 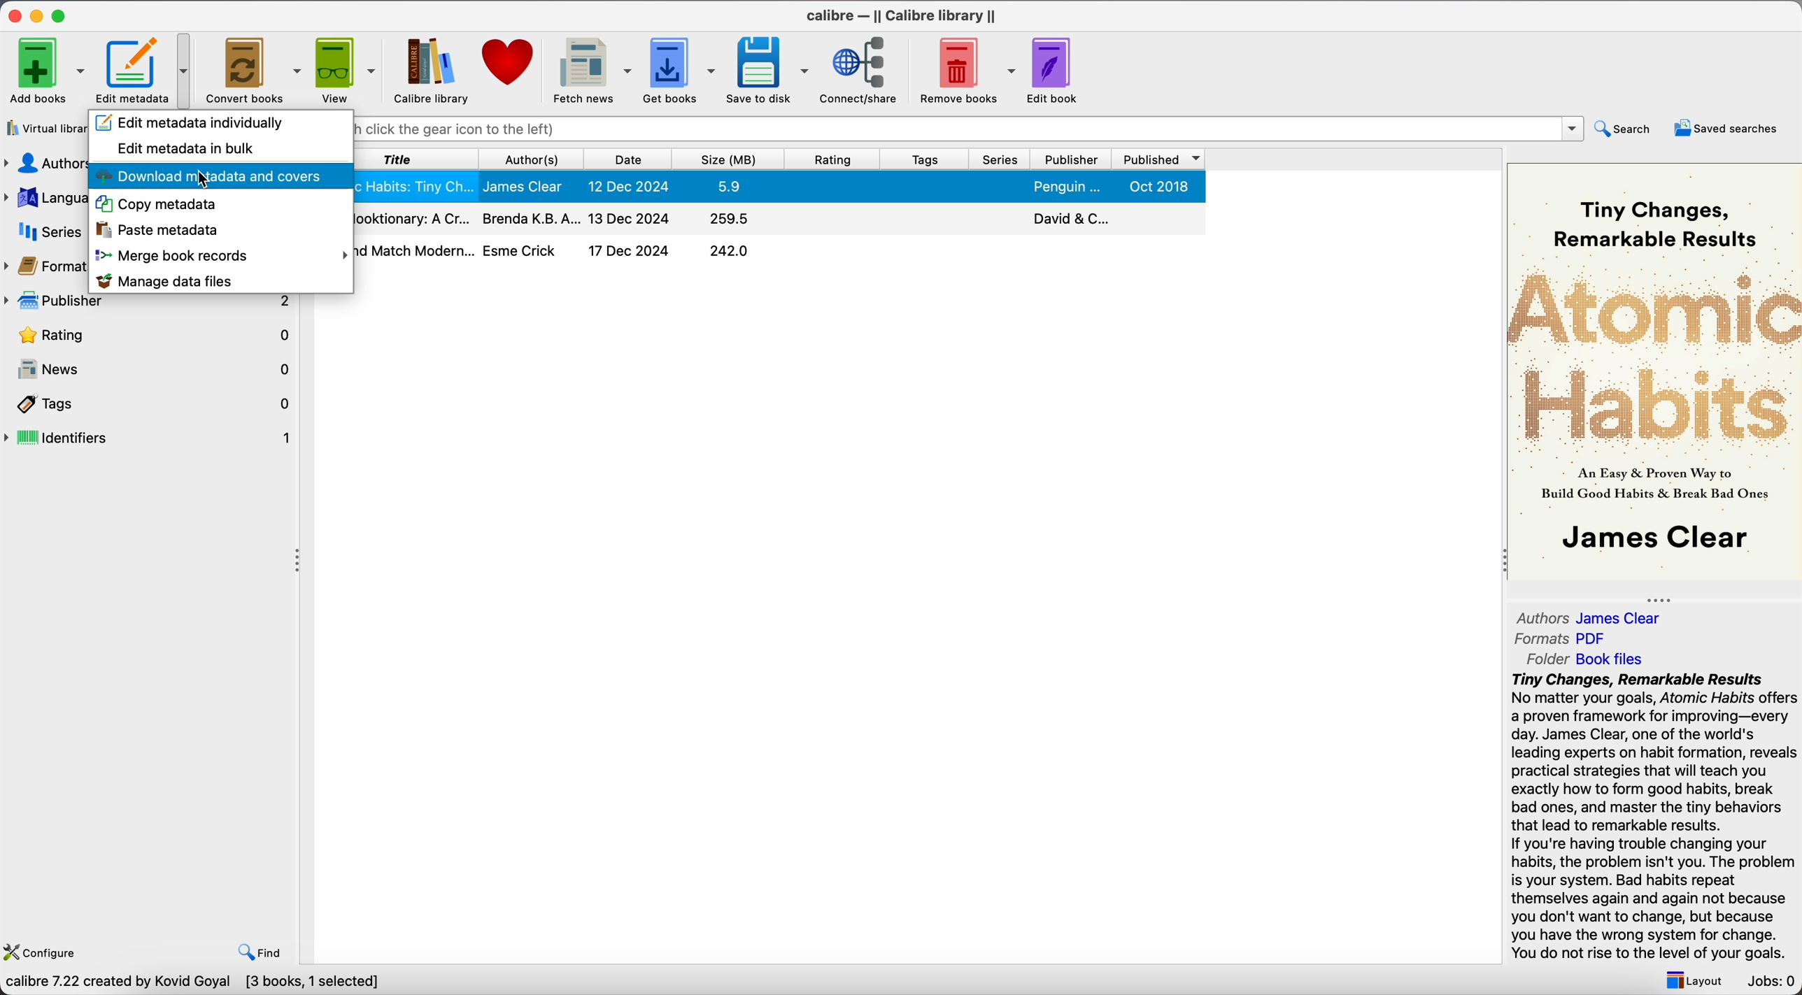 What do you see at coordinates (1070, 159) in the screenshot?
I see `publisher` at bounding box center [1070, 159].